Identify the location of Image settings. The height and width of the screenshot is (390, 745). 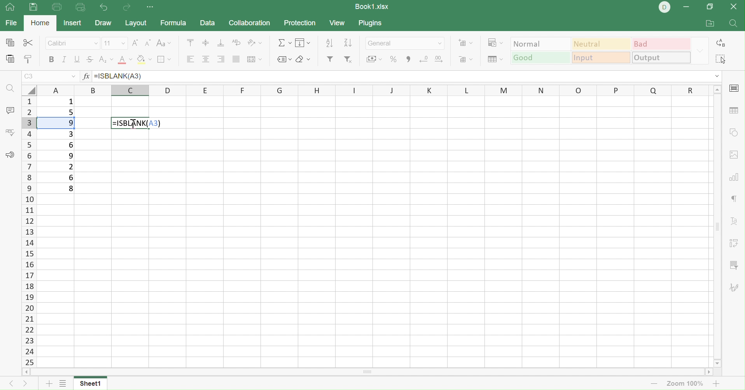
(734, 154).